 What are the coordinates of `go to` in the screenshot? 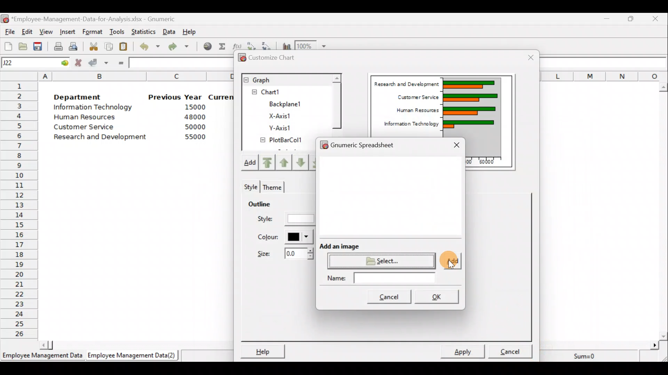 It's located at (64, 63).